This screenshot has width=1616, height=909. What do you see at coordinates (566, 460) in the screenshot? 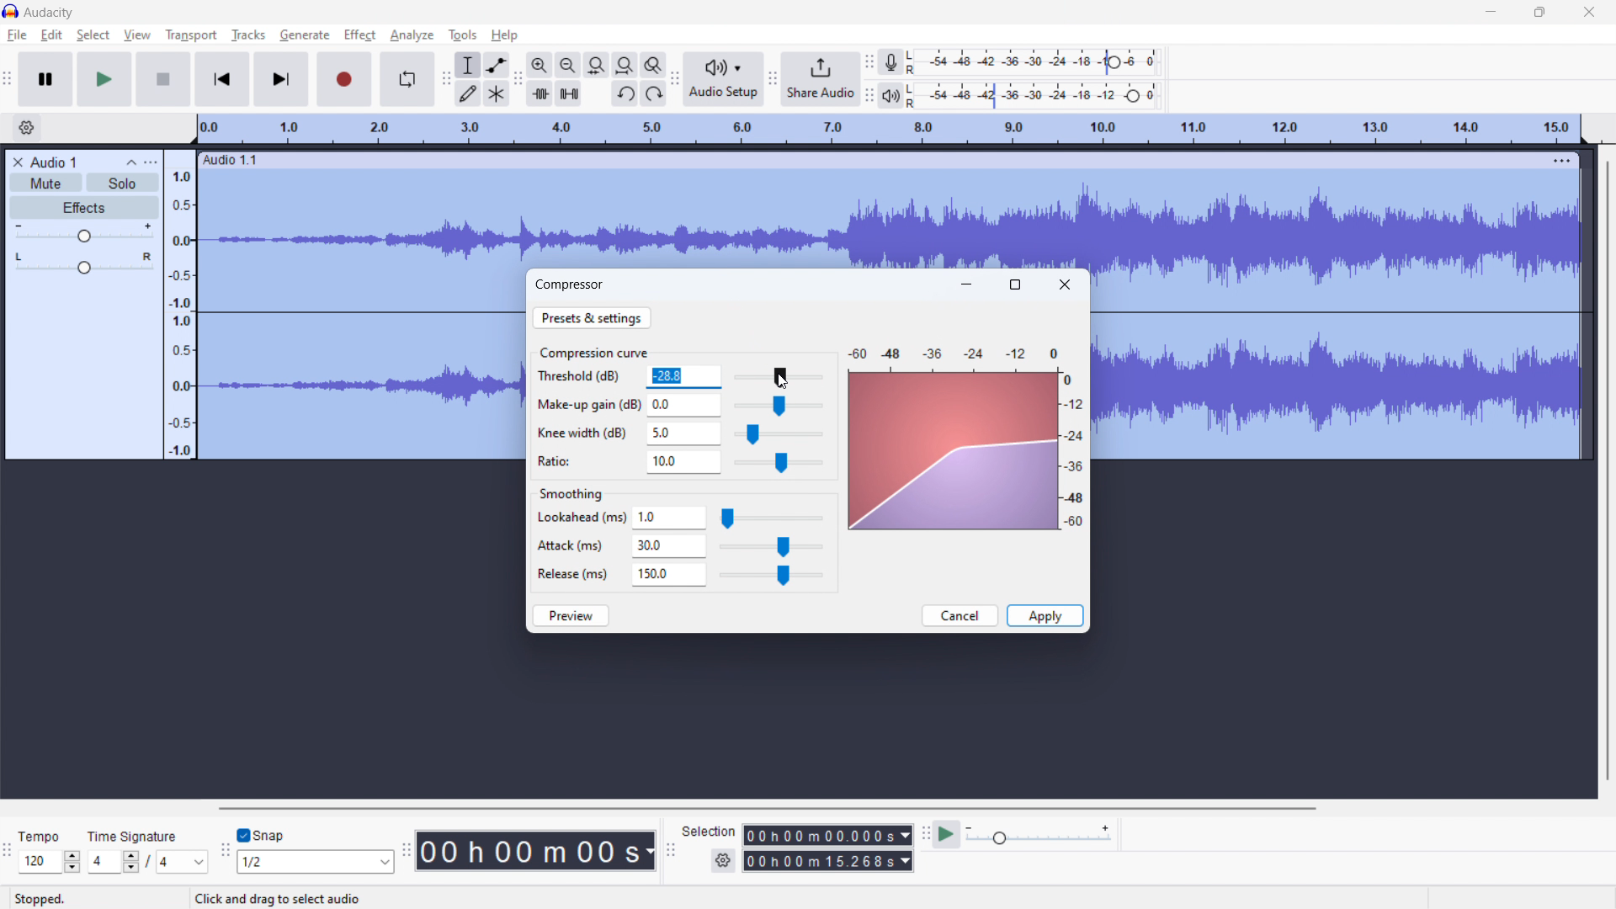
I see `Ratio:` at bounding box center [566, 460].